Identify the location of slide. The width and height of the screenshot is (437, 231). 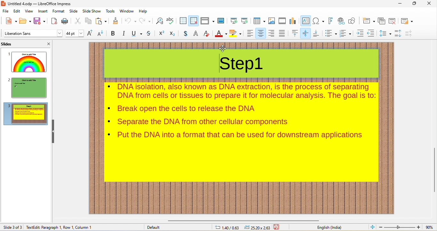
(74, 12).